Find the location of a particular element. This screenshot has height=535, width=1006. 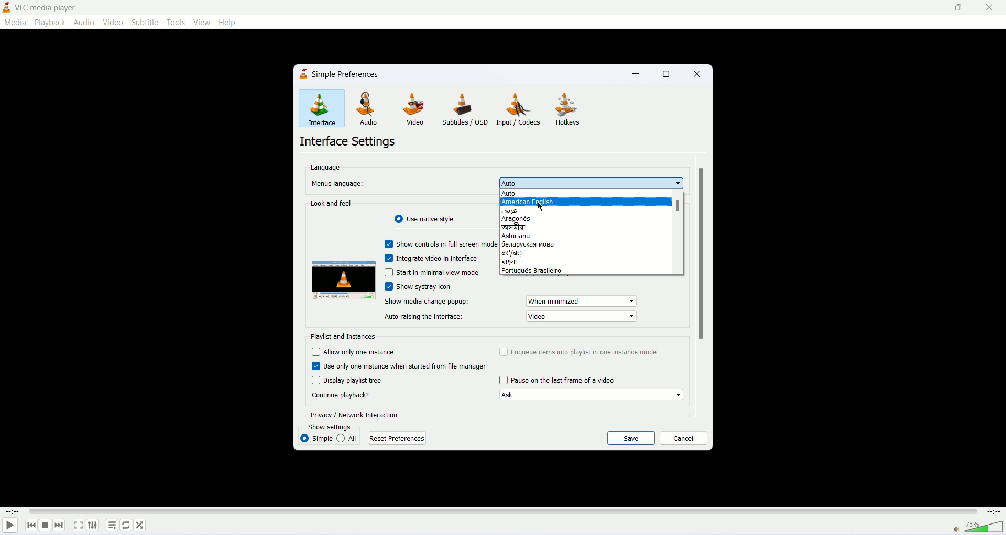

auto is located at coordinates (591, 184).